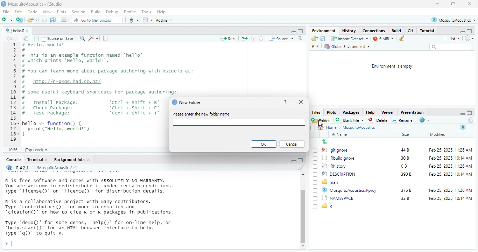  I want to click on open an existing file, so click(33, 20).